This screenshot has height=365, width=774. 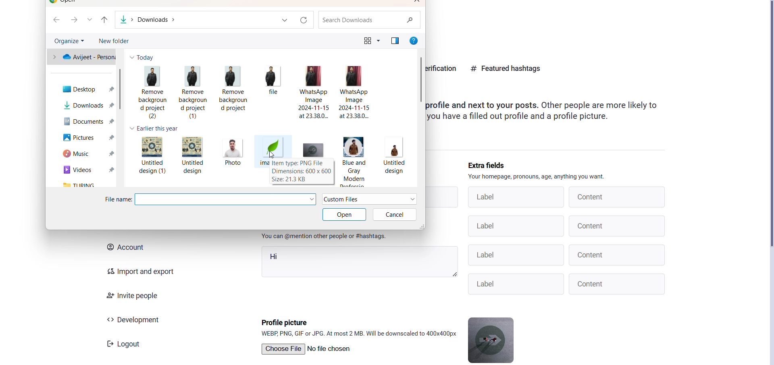 What do you see at coordinates (227, 199) in the screenshot?
I see `selected file name` at bounding box center [227, 199].